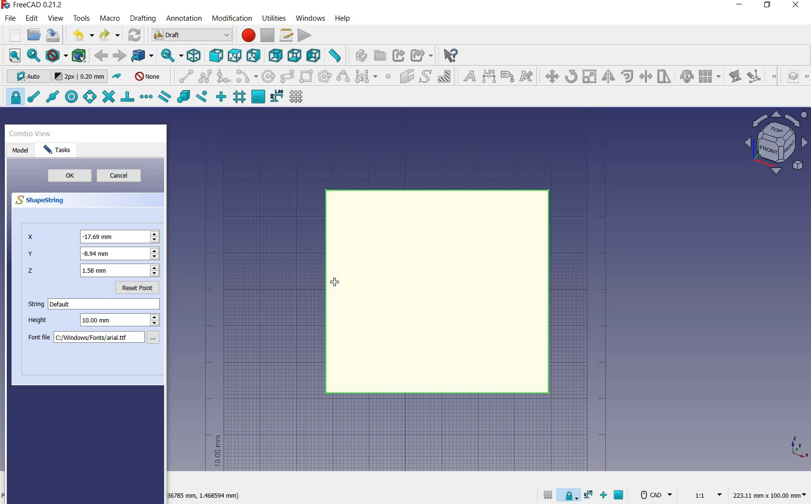 The image size is (811, 504). Describe the element at coordinates (336, 56) in the screenshot. I see `measure distance` at that location.